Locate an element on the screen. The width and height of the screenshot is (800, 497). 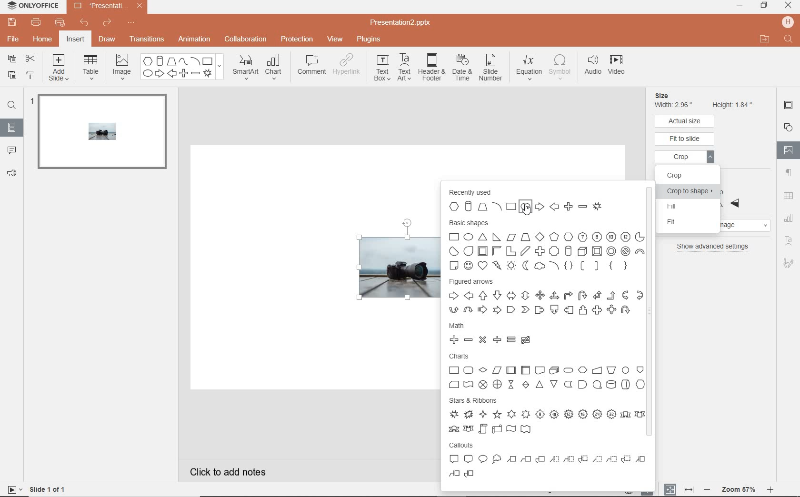
image is located at coordinates (121, 66).